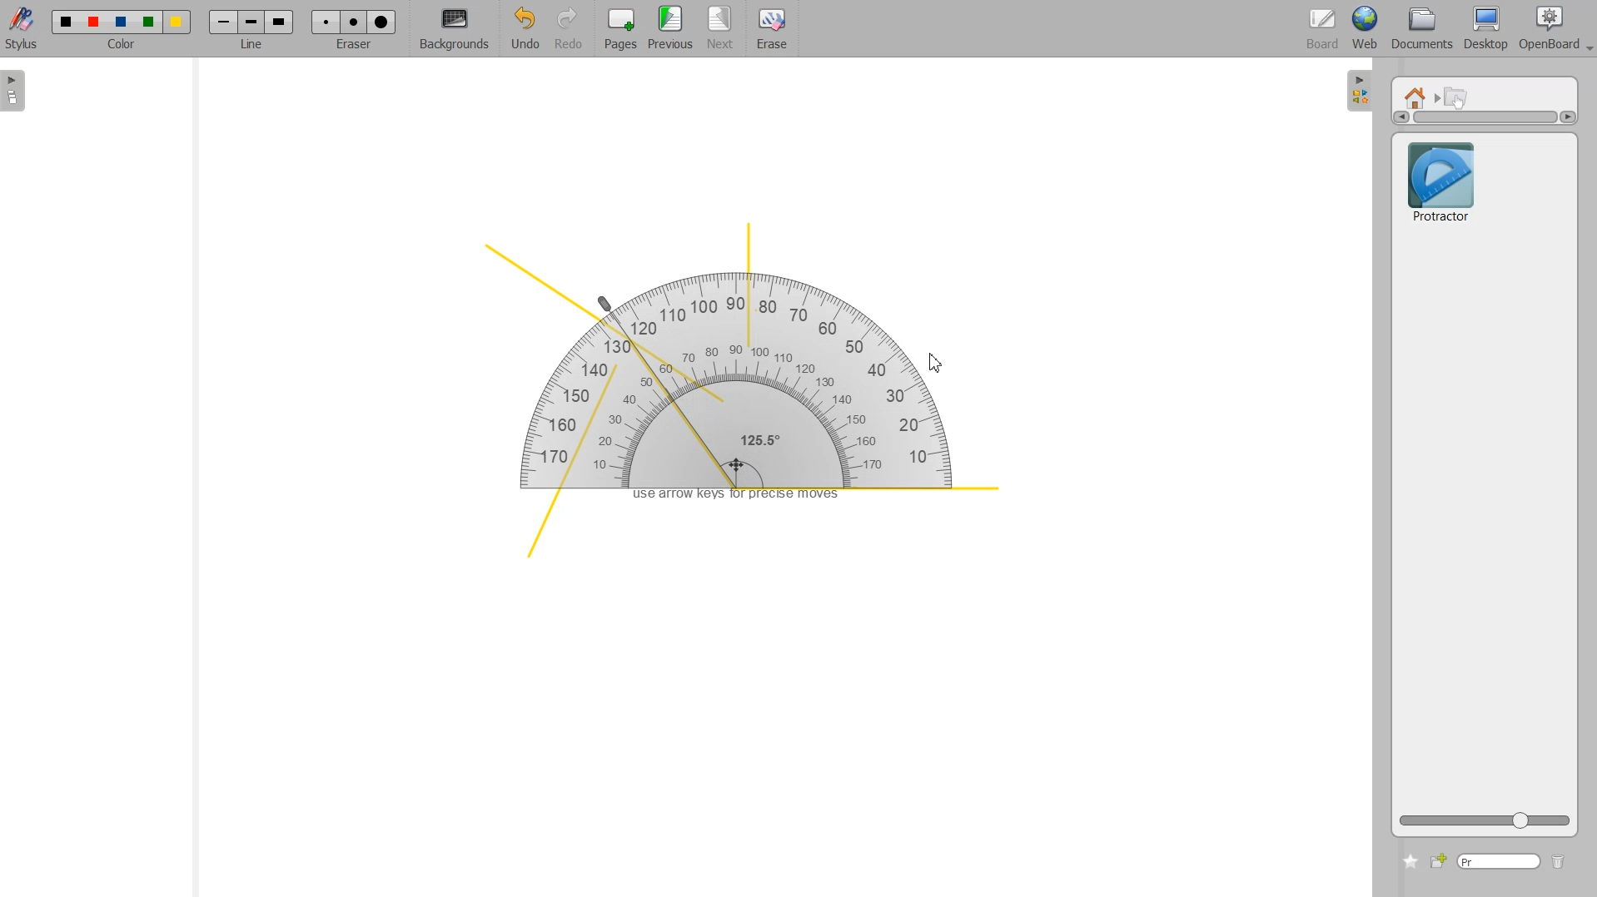 This screenshot has height=897, width=1597. Describe the element at coordinates (739, 377) in the screenshot. I see `Protractor` at that location.